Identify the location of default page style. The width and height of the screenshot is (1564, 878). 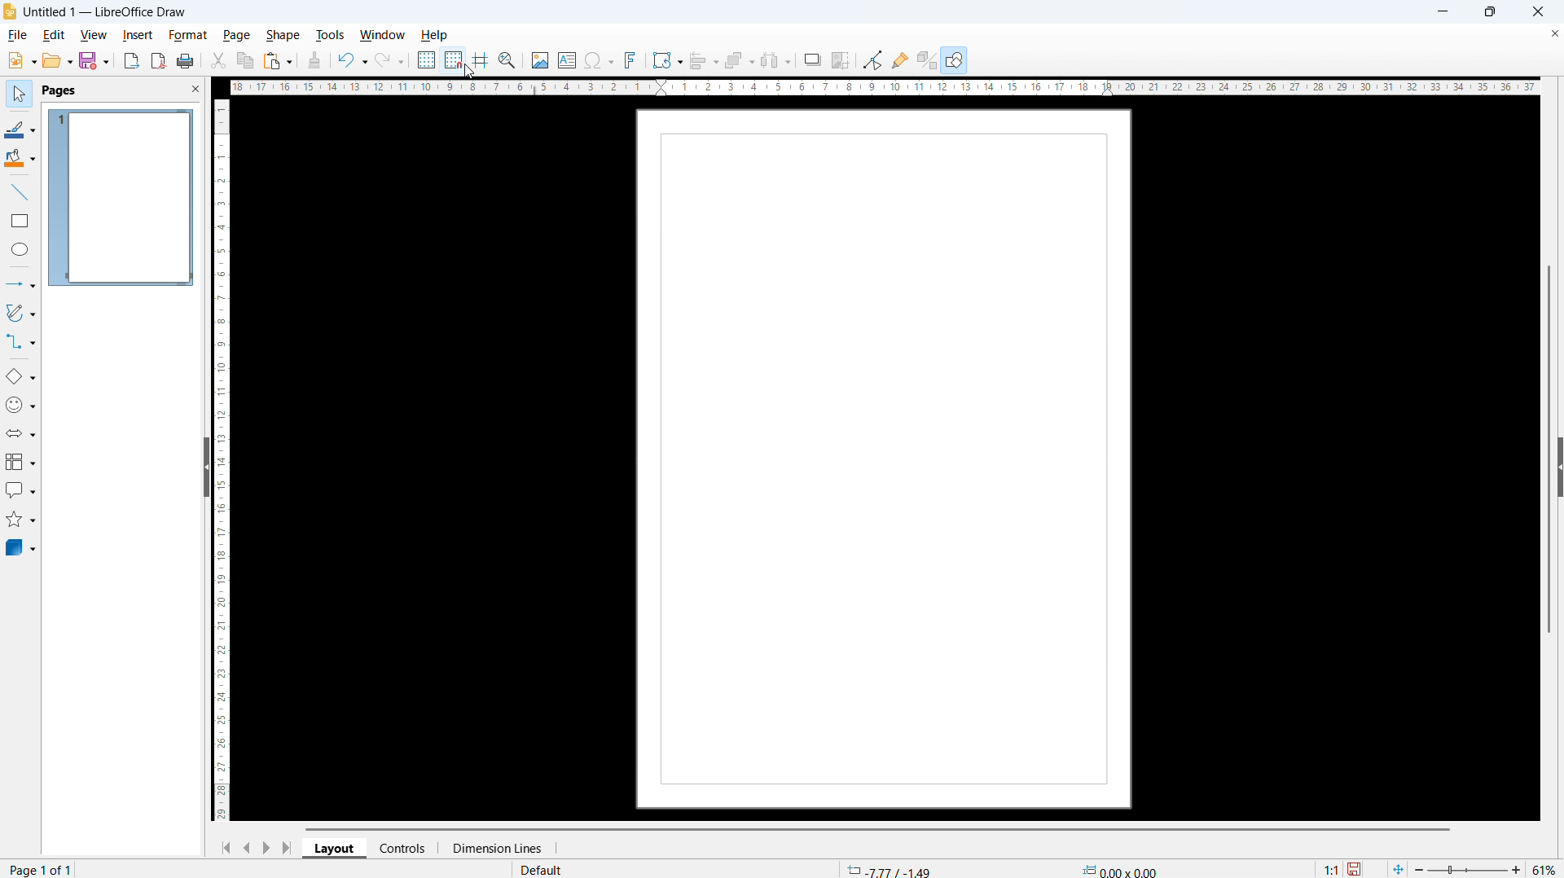
(545, 870).